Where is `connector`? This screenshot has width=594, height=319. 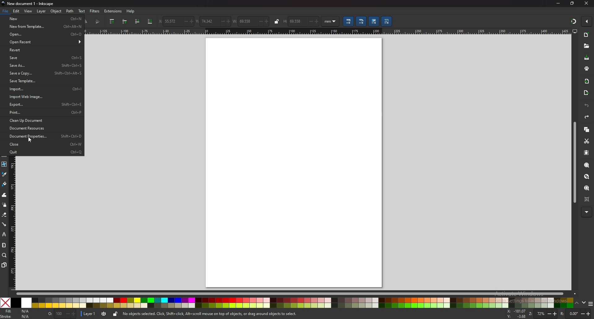
connector is located at coordinates (4, 224).